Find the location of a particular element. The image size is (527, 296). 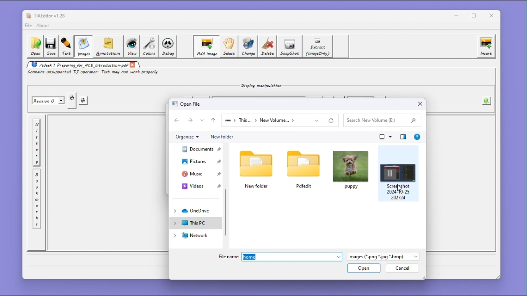

open is located at coordinates (364, 269).